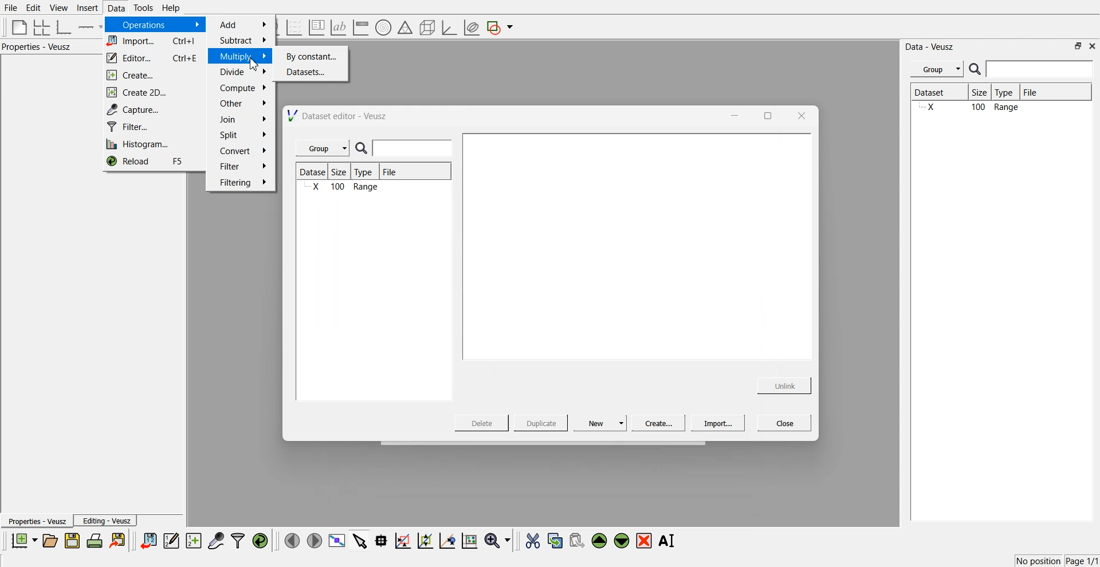 The height and width of the screenshot is (567, 1100). What do you see at coordinates (148, 541) in the screenshot?
I see `import data sets` at bounding box center [148, 541].